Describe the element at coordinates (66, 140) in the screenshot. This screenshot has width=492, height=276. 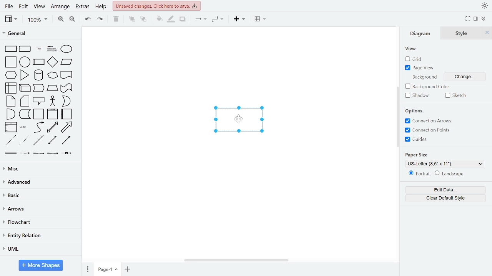
I see `general shapes` at that location.